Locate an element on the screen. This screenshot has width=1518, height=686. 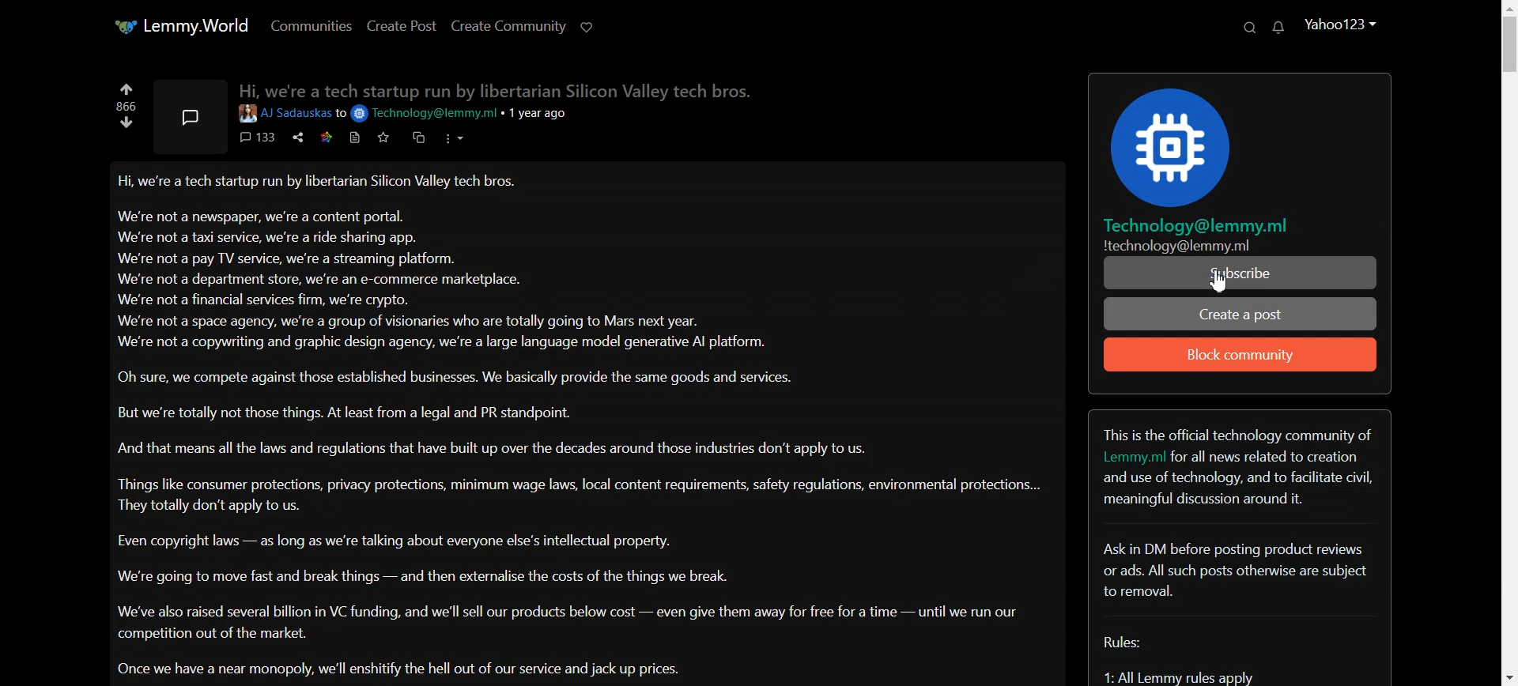
View Source is located at coordinates (354, 138).